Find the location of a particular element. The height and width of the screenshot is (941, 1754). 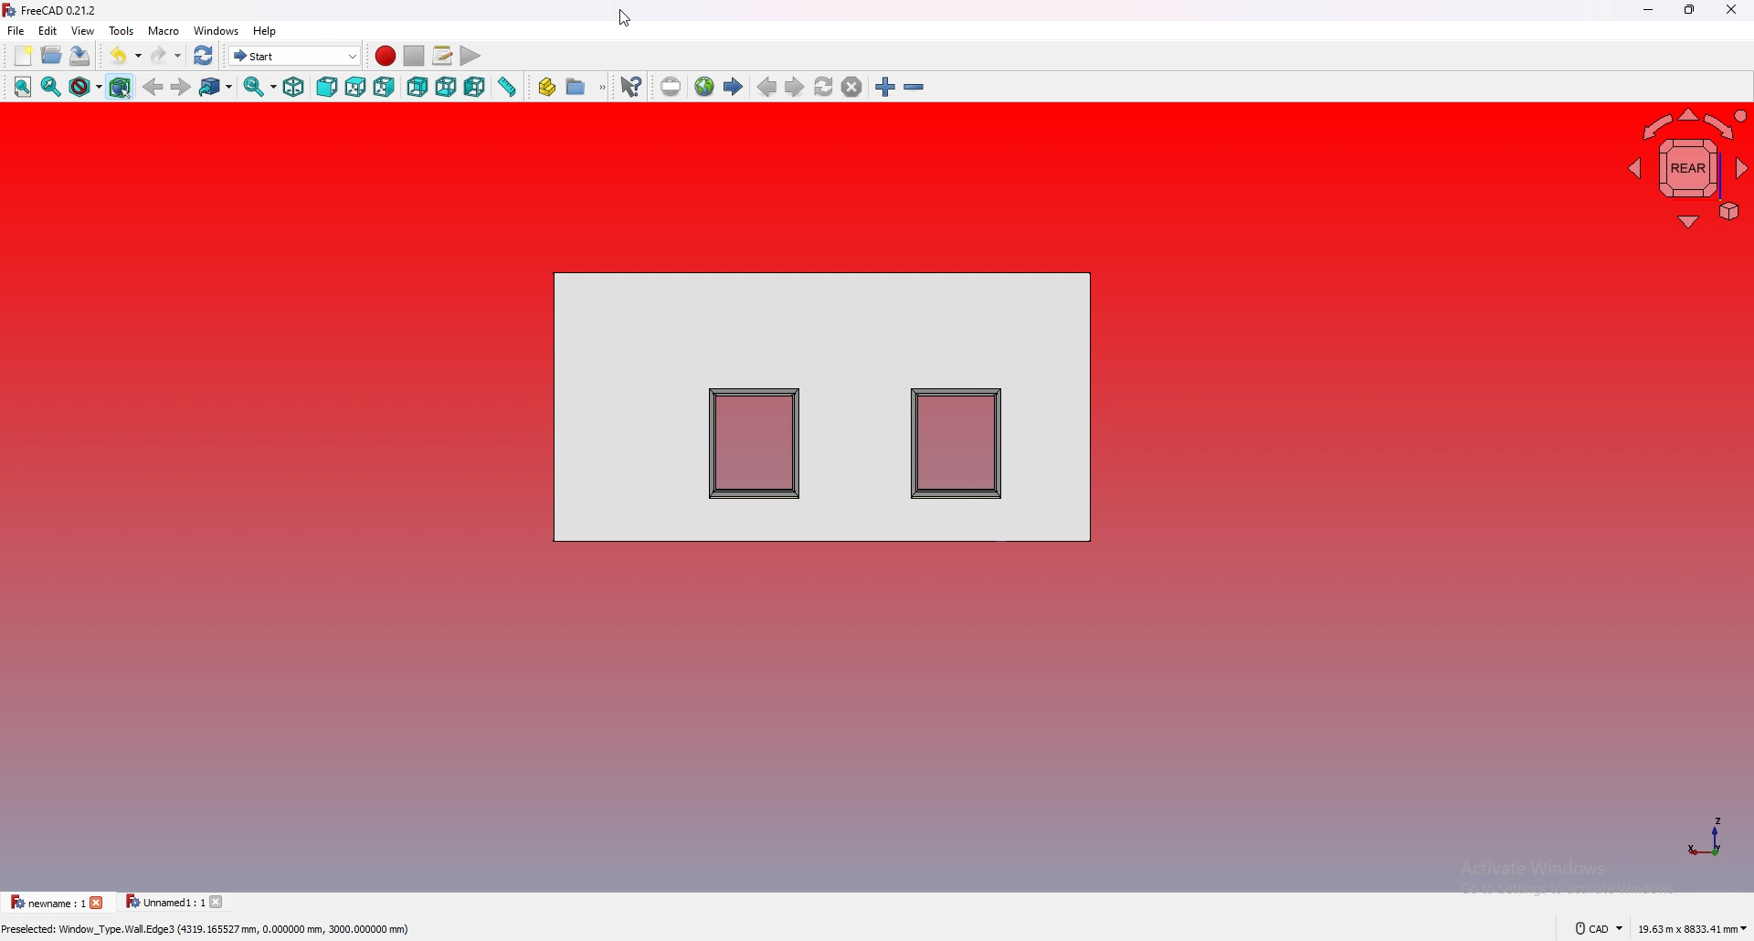

sync view is located at coordinates (259, 87).